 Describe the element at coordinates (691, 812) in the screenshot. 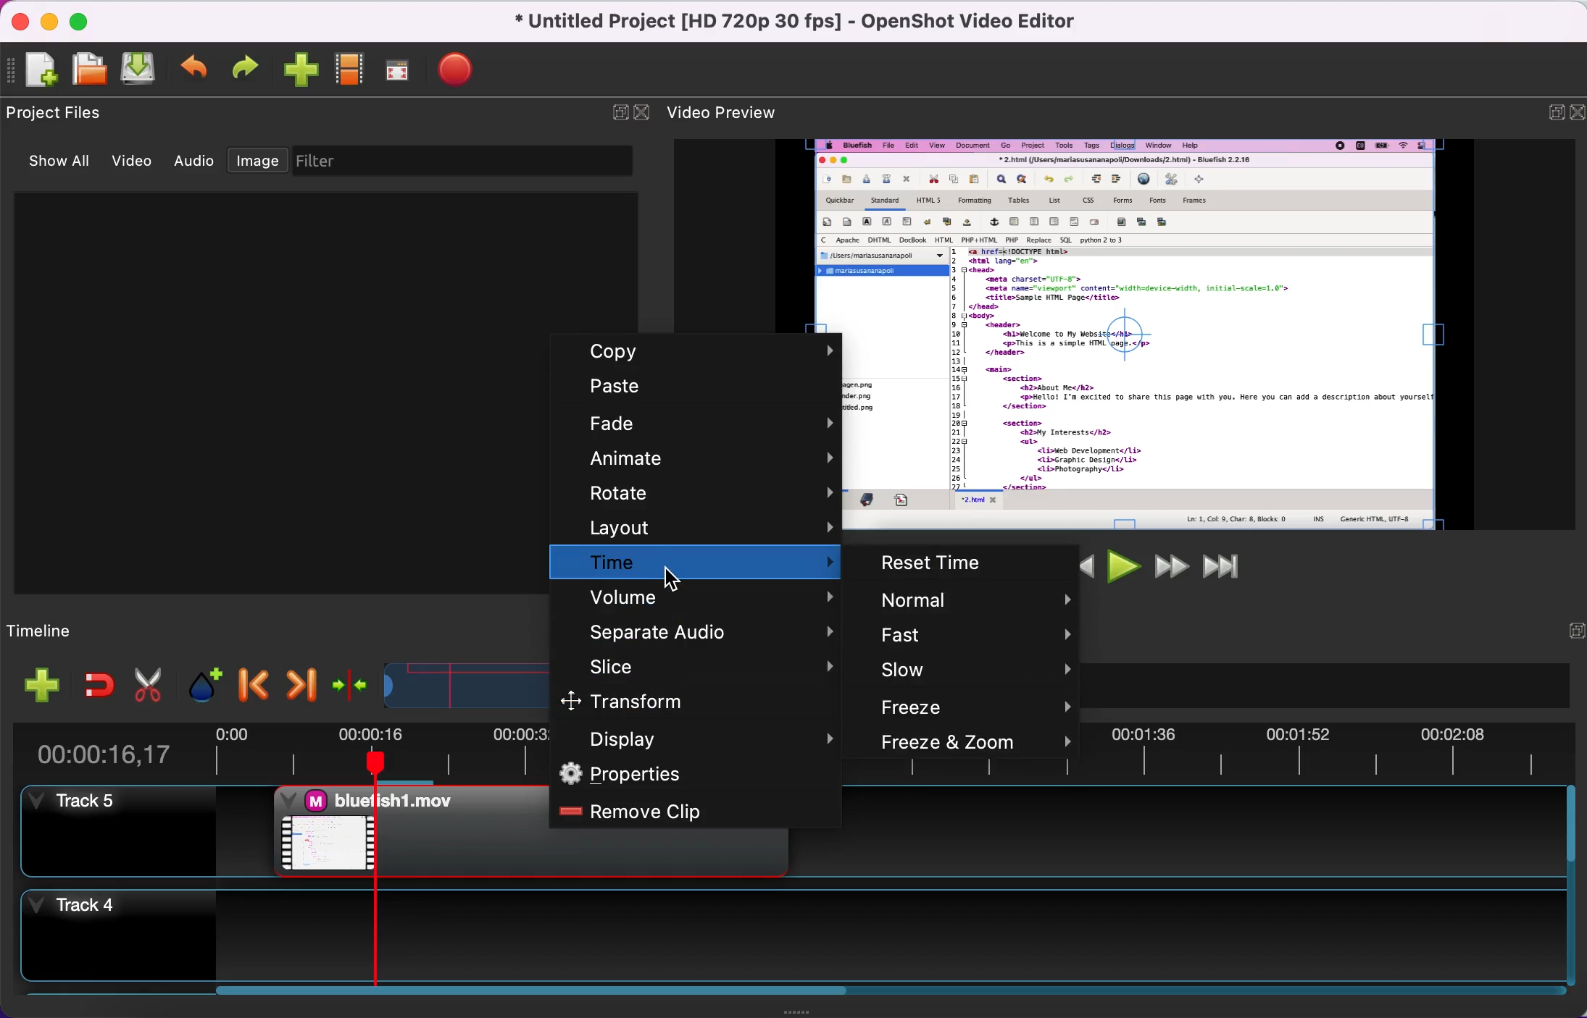

I see `remove clip` at that location.